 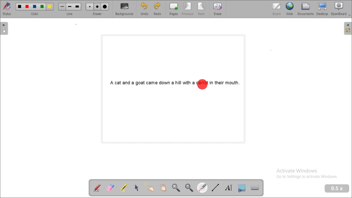 I want to click on color, so click(x=35, y=9).